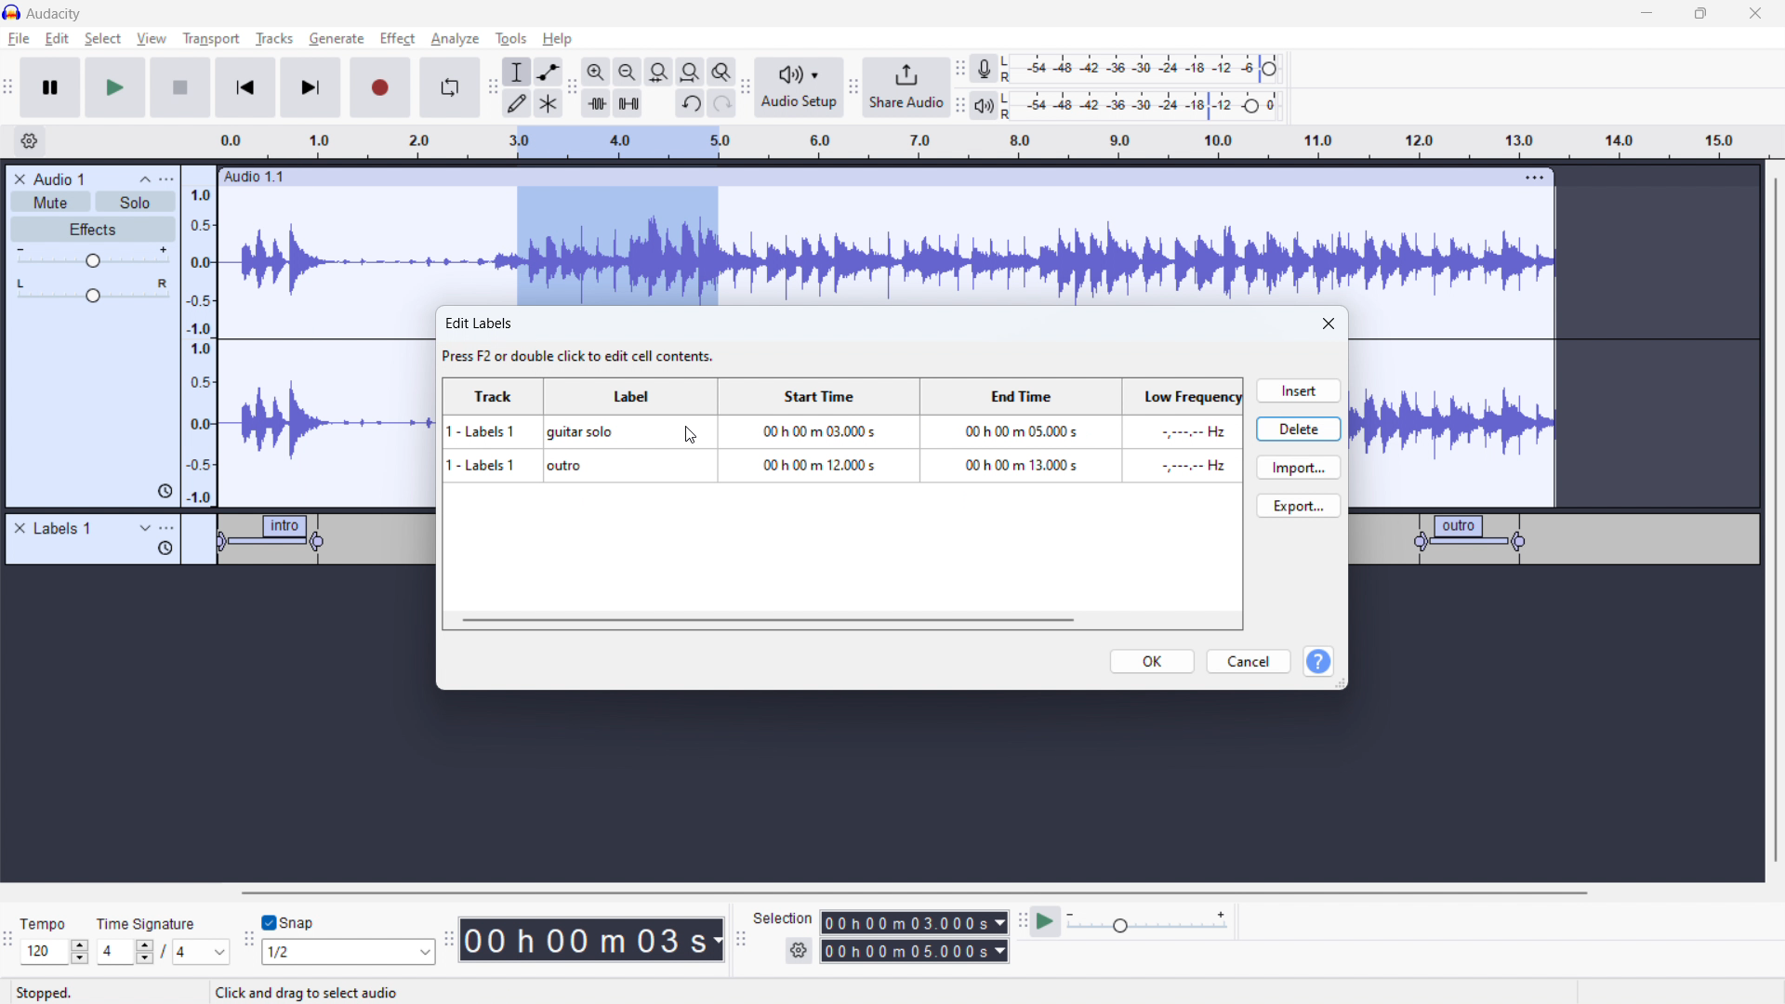 The width and height of the screenshot is (1785, 1004). What do you see at coordinates (1342, 683) in the screenshot?
I see `resize` at bounding box center [1342, 683].